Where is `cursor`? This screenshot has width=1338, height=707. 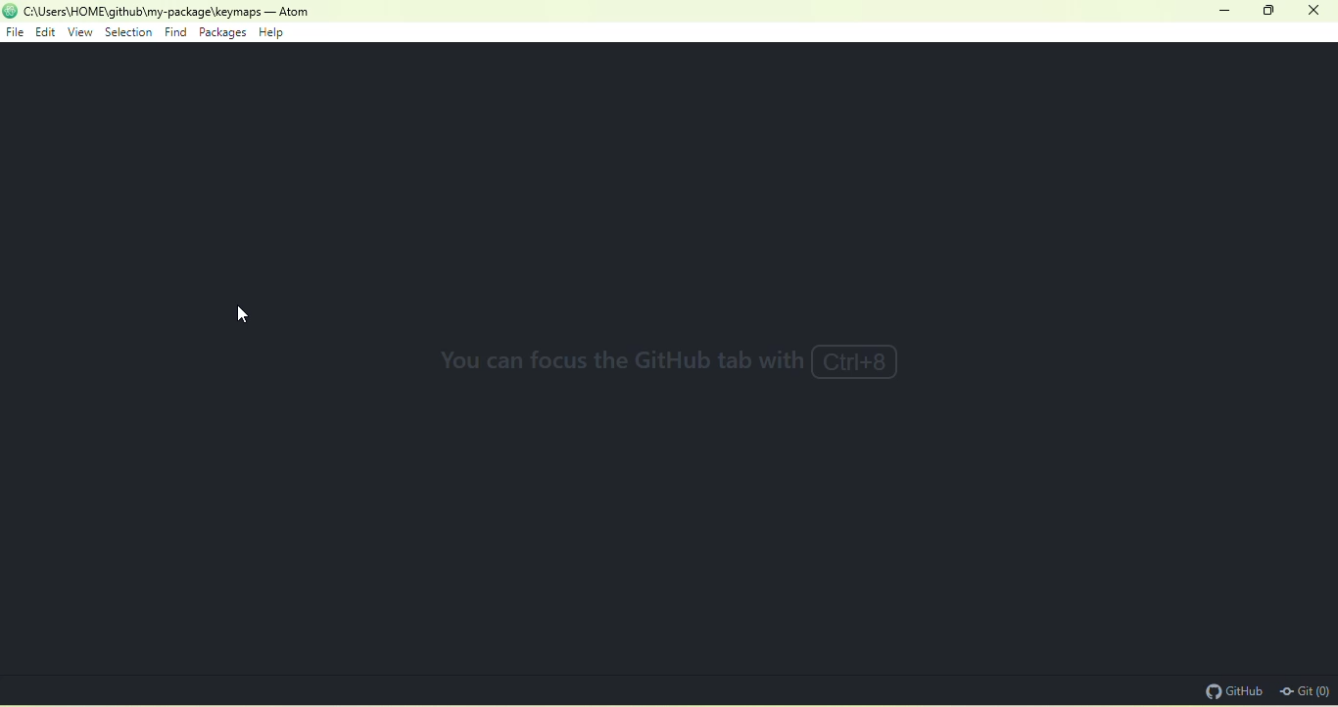
cursor is located at coordinates (245, 312).